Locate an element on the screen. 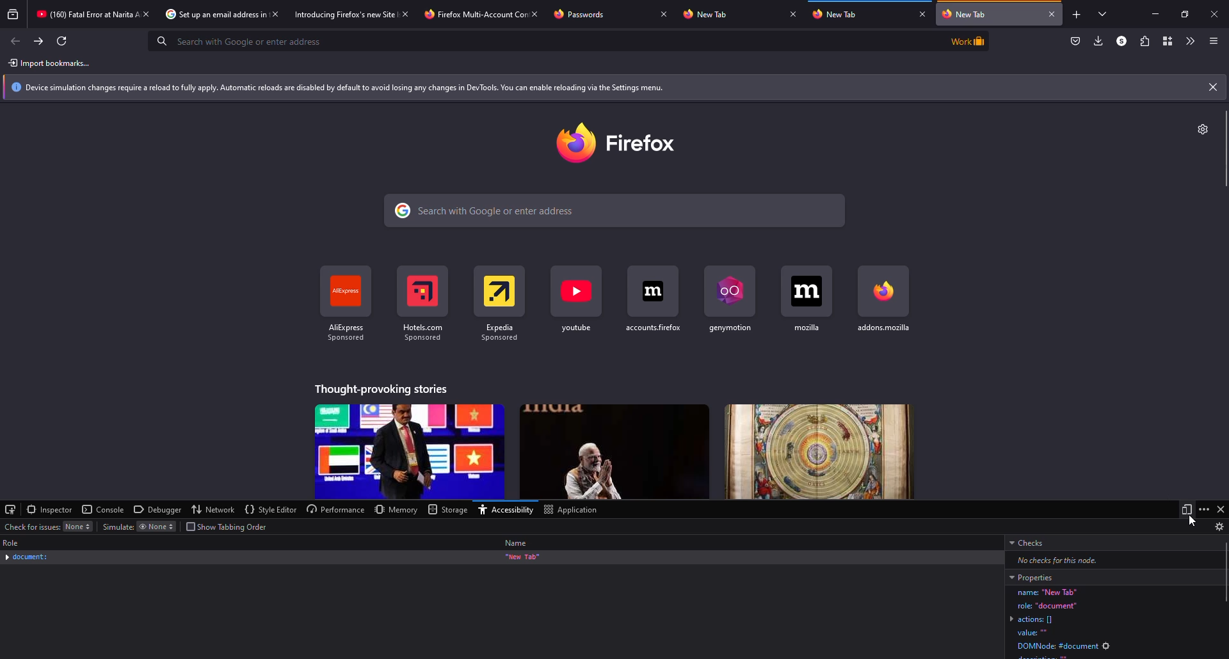  terminal is located at coordinates (11, 509).